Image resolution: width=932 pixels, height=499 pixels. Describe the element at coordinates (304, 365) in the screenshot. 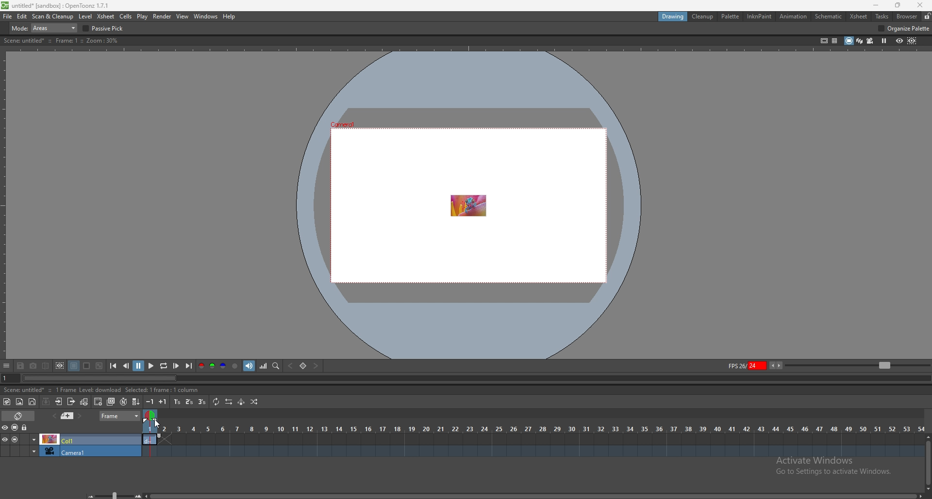

I see `set key` at that location.